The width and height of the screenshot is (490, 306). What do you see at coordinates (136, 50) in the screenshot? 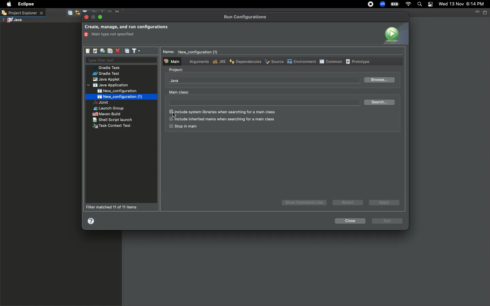
I see `Filter launch configurations` at bounding box center [136, 50].